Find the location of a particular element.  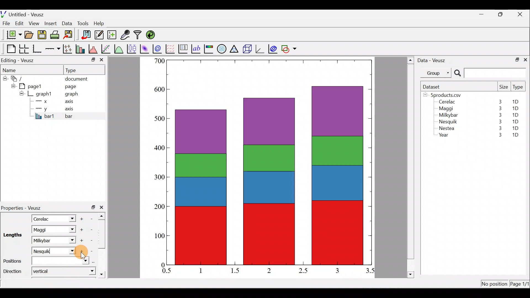

document widget is located at coordinates (20, 78).